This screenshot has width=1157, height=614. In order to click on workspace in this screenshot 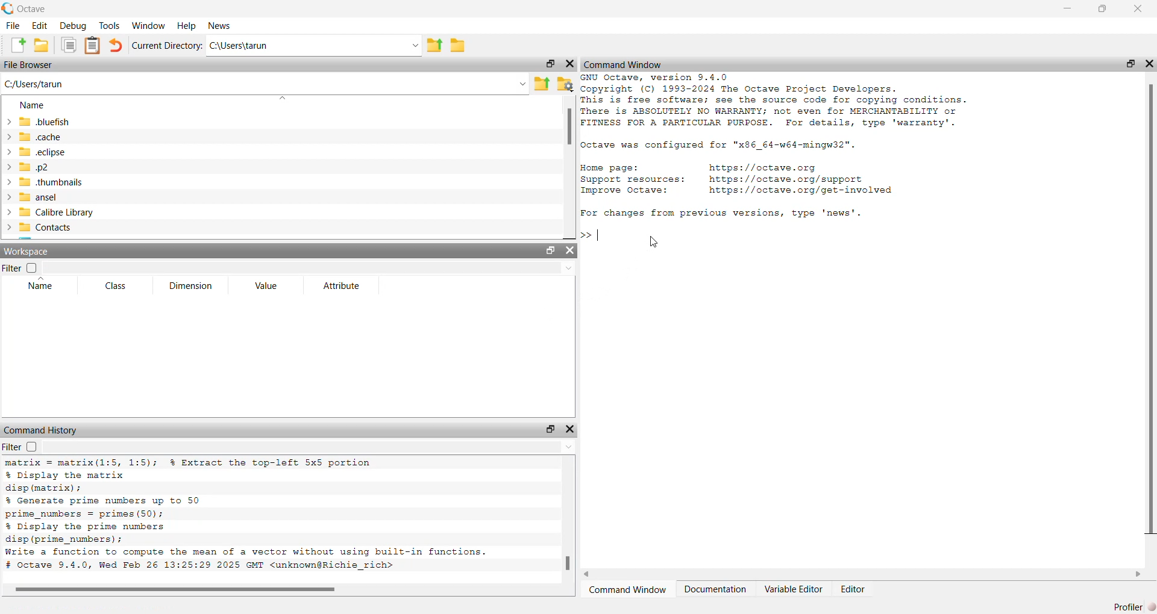, I will do `click(27, 251)`.